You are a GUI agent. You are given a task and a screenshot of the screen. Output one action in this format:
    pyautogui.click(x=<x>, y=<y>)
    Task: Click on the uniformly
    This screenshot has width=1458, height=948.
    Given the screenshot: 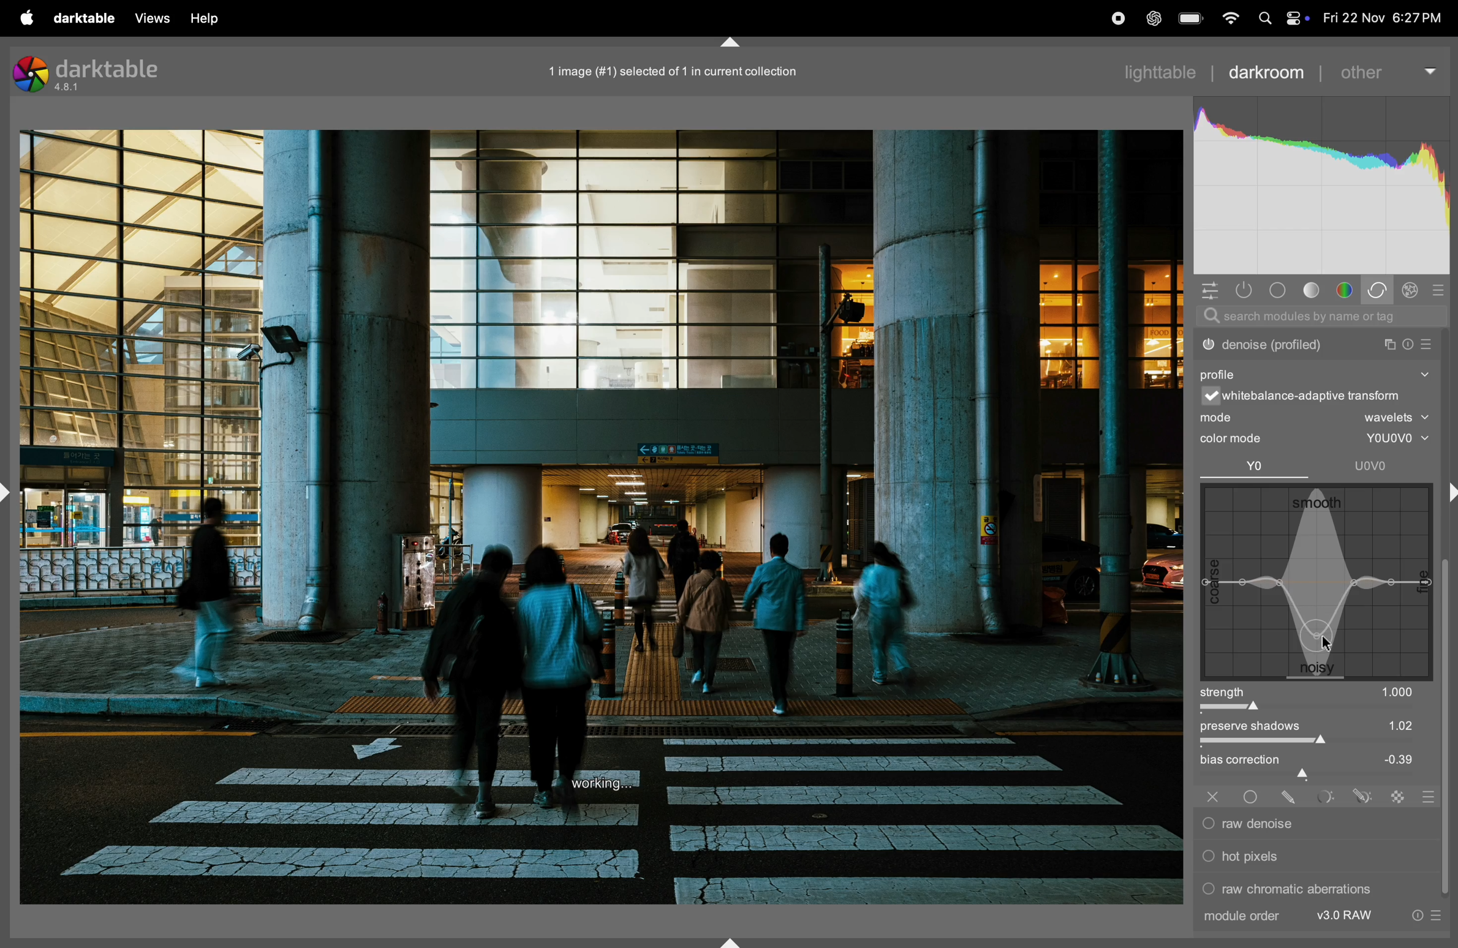 What is the action you would take?
    pyautogui.click(x=1253, y=797)
    